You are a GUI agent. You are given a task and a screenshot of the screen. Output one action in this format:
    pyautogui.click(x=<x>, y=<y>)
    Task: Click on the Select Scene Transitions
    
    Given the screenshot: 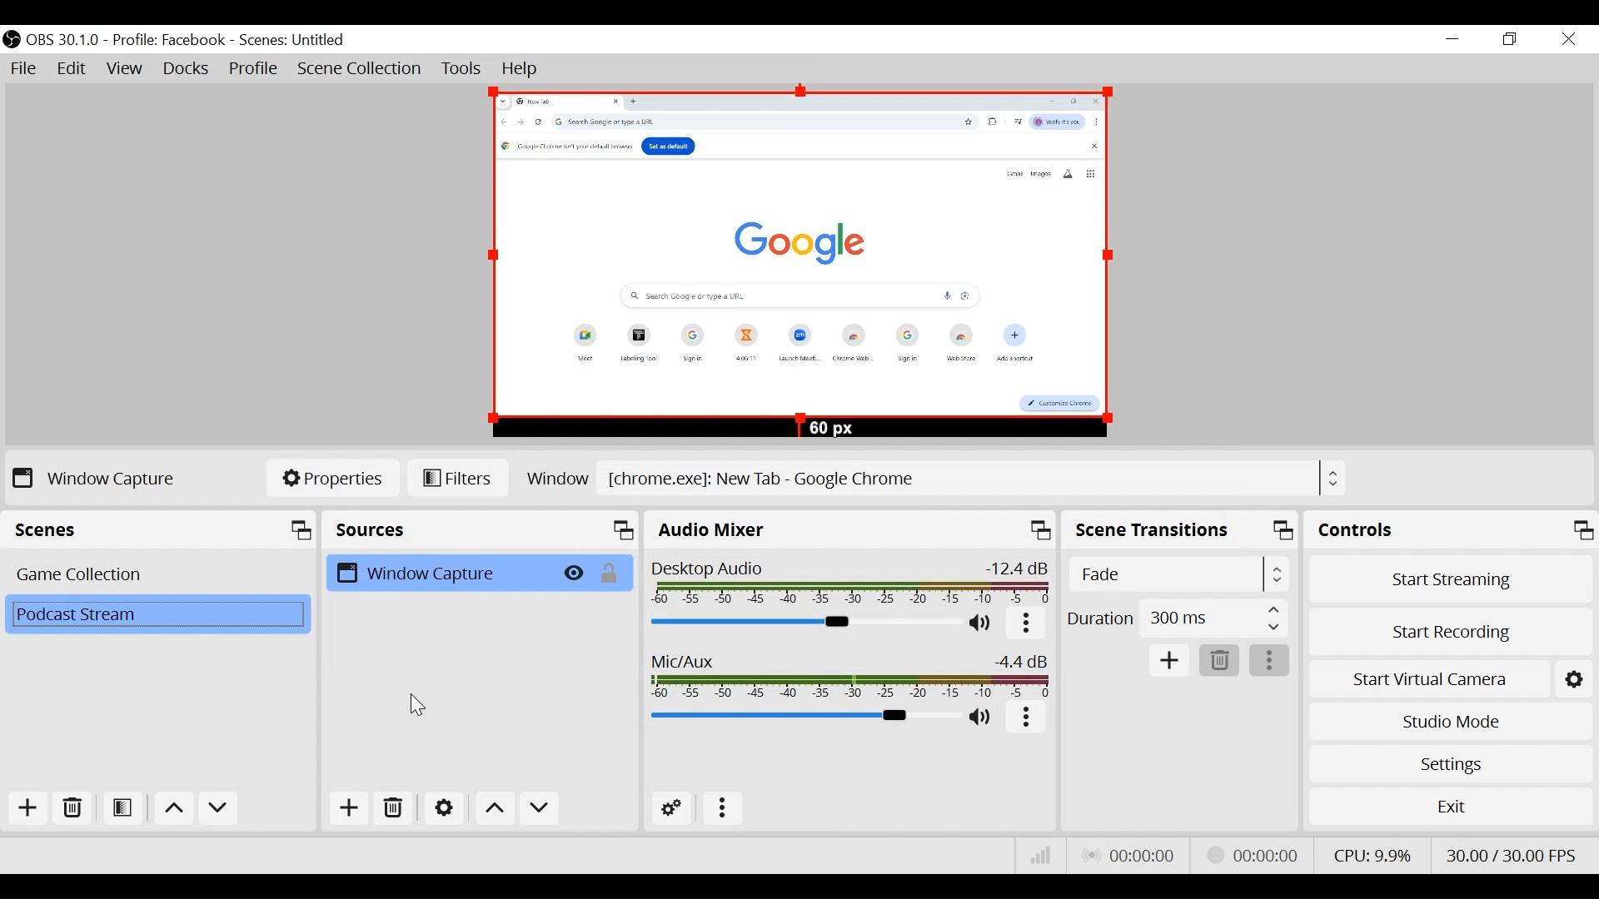 What is the action you would take?
    pyautogui.click(x=1180, y=573)
    